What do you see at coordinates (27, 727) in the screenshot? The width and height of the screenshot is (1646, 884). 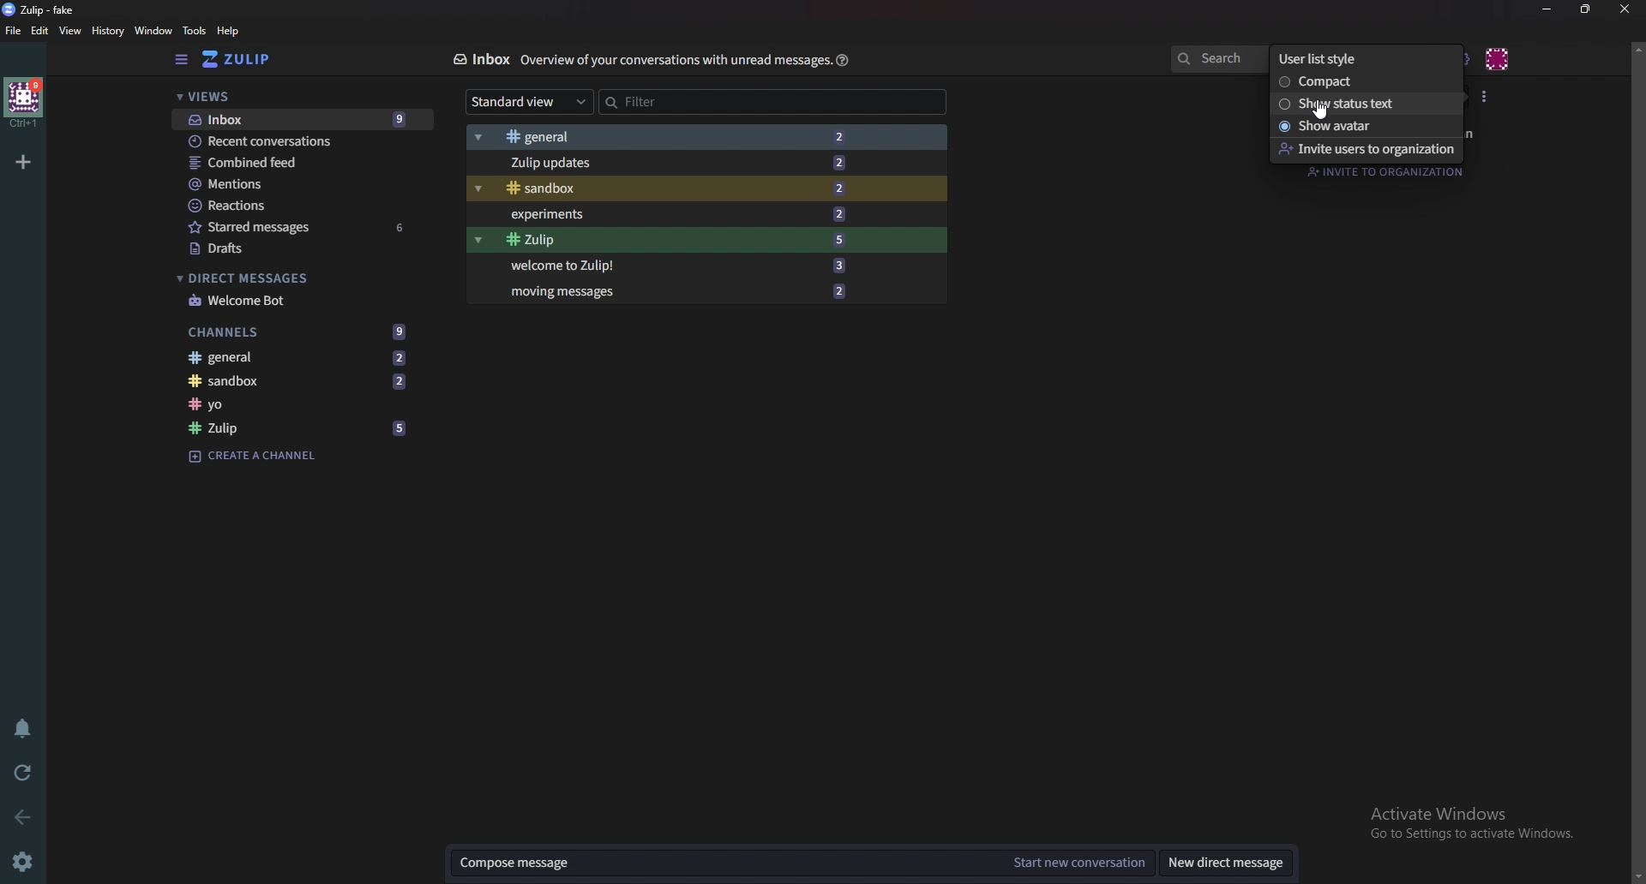 I see `Enable do not disturb` at bounding box center [27, 727].